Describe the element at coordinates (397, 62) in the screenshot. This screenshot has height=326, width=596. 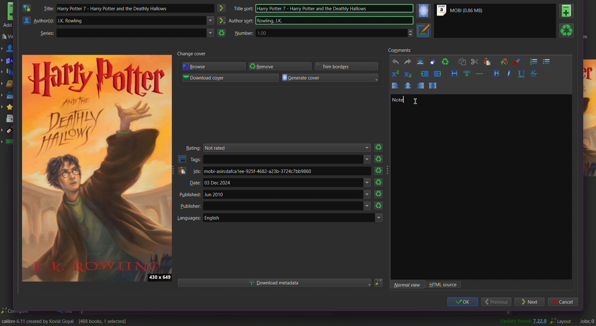
I see `Undo` at that location.